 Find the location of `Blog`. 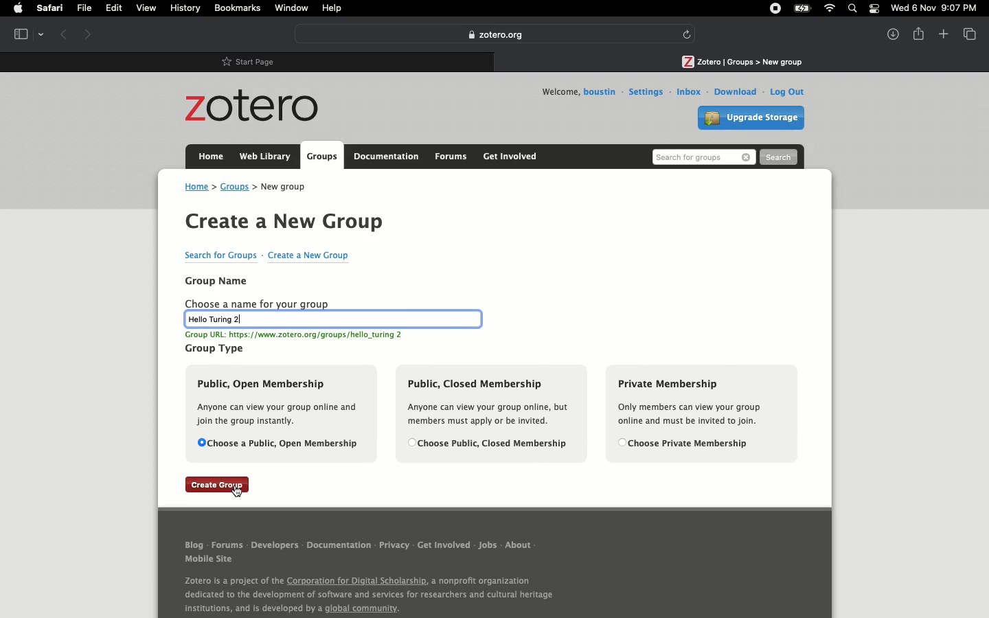

Blog is located at coordinates (193, 546).